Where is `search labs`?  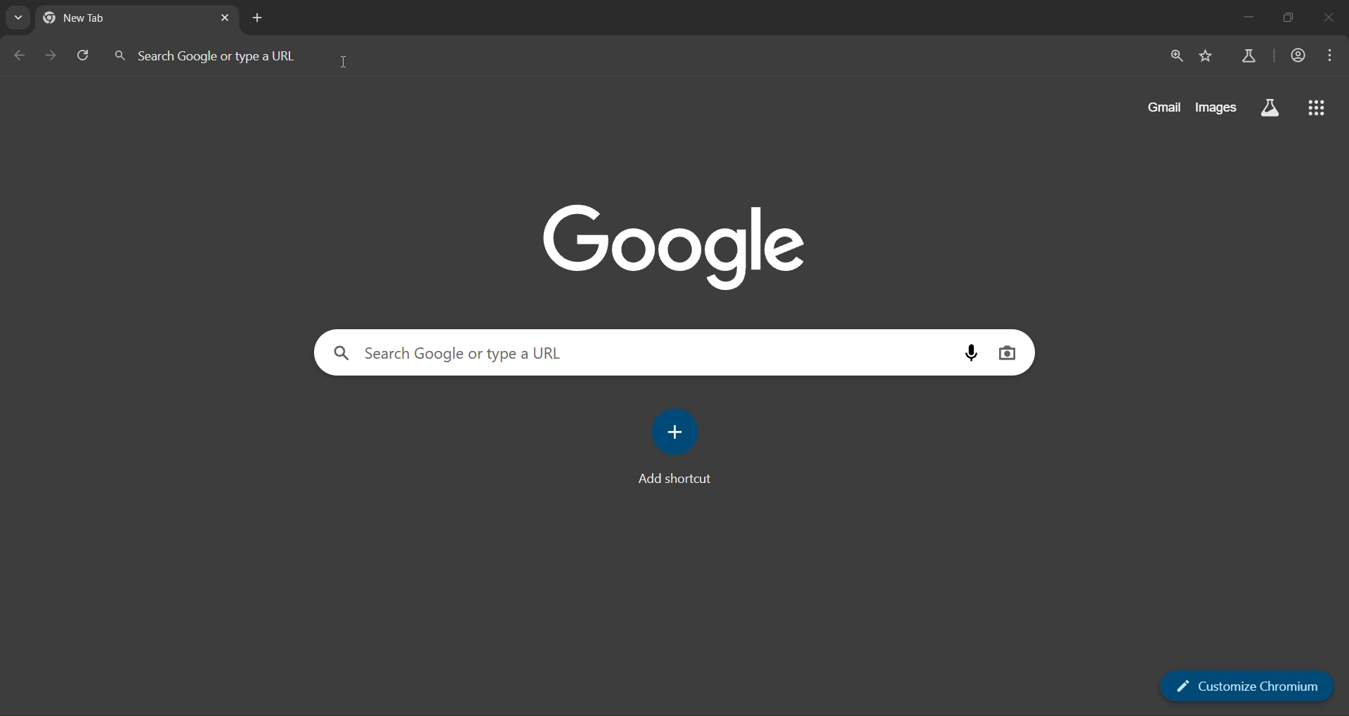
search labs is located at coordinates (1271, 110).